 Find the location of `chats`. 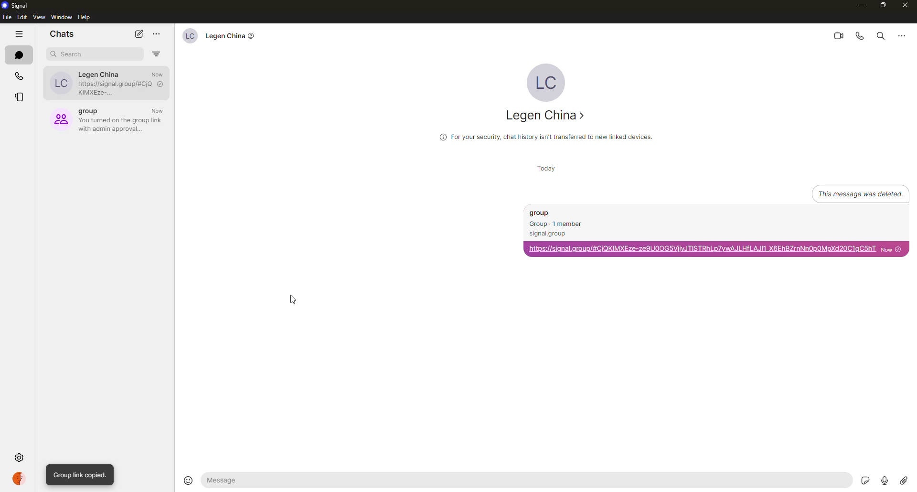

chats is located at coordinates (20, 55).